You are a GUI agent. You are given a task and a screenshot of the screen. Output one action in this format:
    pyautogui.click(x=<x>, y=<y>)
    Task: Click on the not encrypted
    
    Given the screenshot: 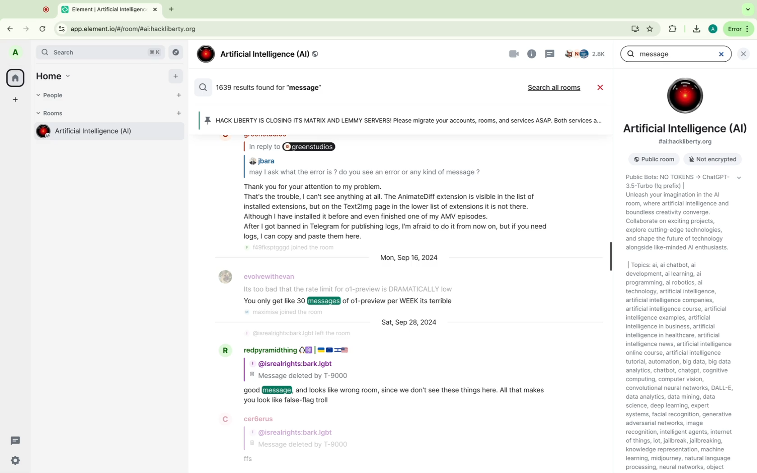 What is the action you would take?
    pyautogui.click(x=710, y=160)
    